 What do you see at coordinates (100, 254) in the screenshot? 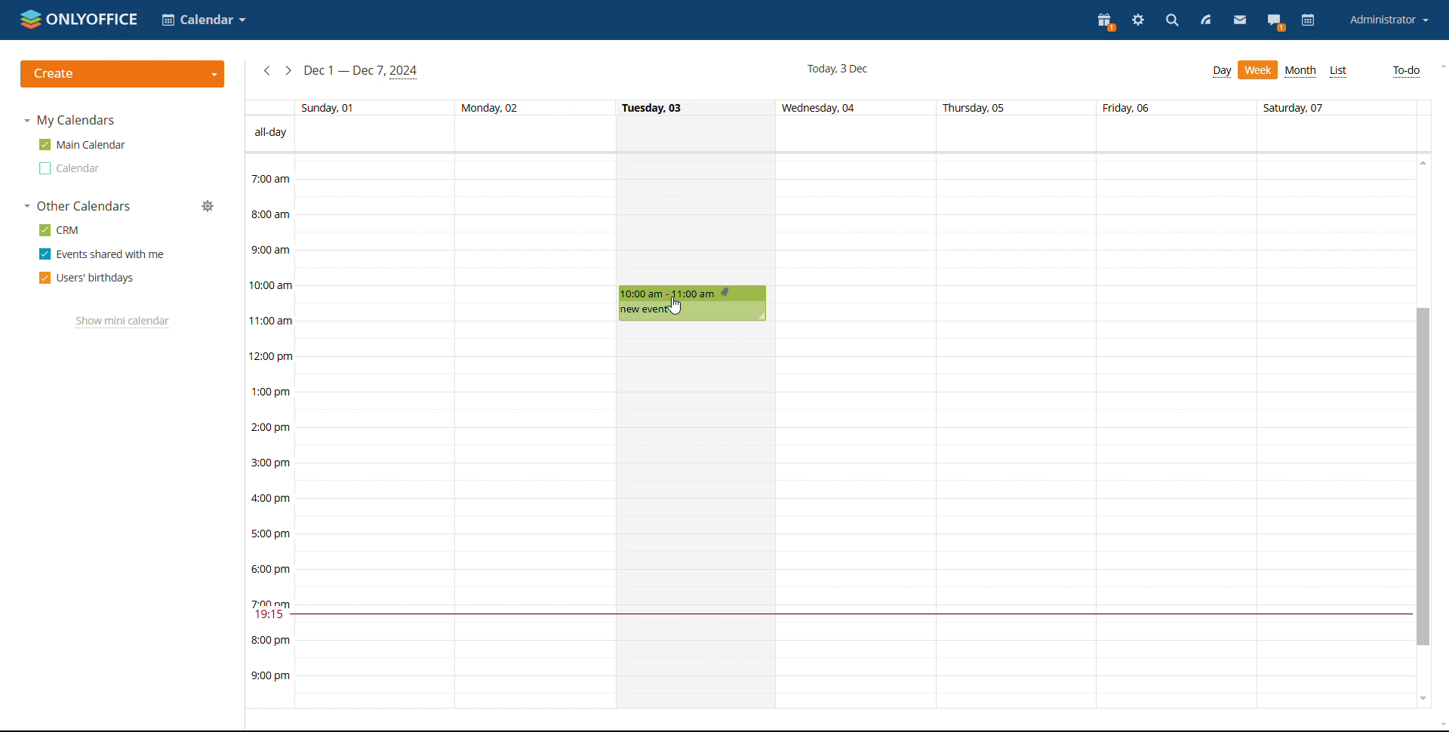
I see `Events shared with me` at bounding box center [100, 254].